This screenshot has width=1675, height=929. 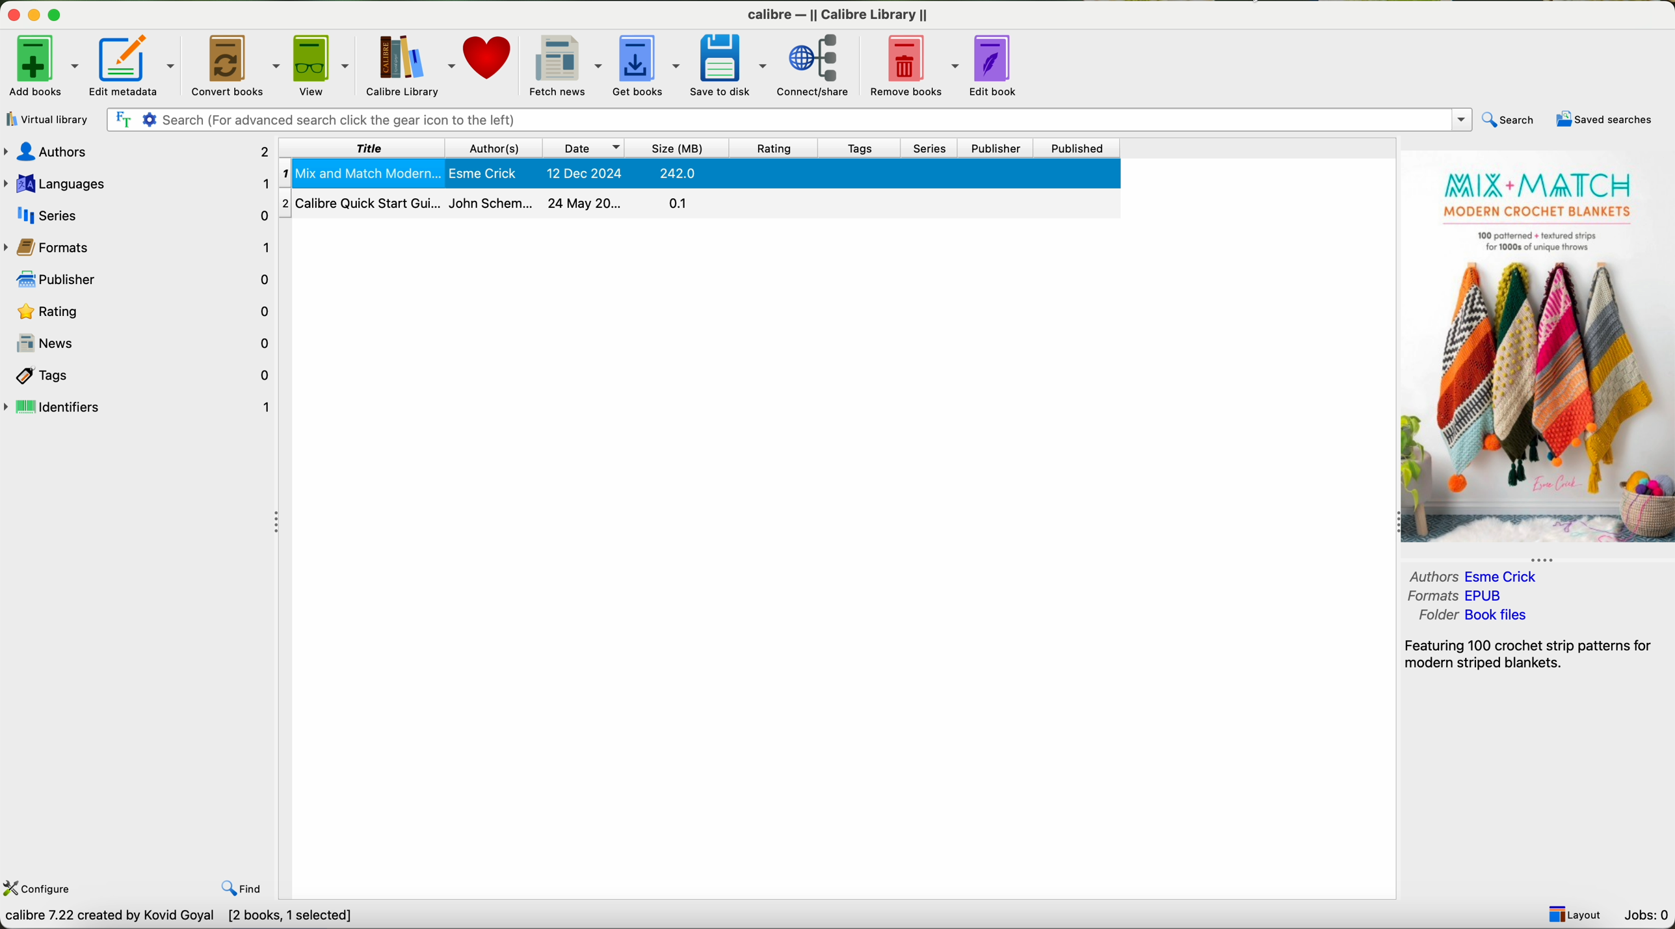 What do you see at coordinates (857, 149) in the screenshot?
I see `tags` at bounding box center [857, 149].